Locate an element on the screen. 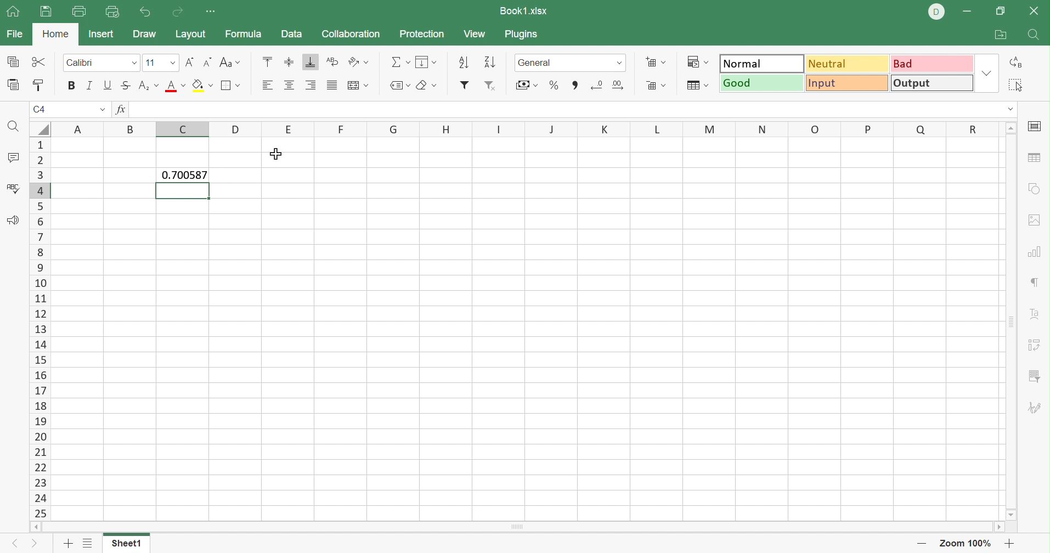 This screenshot has width=1050, height=553. Cut is located at coordinates (39, 61).